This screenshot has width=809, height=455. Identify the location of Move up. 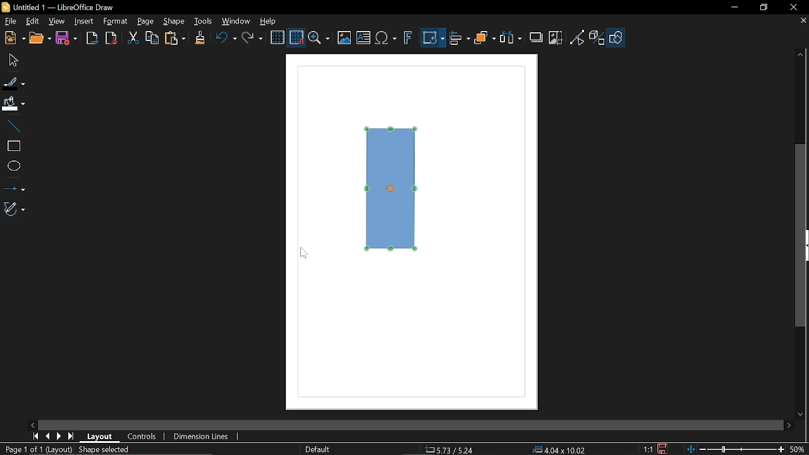
(802, 55).